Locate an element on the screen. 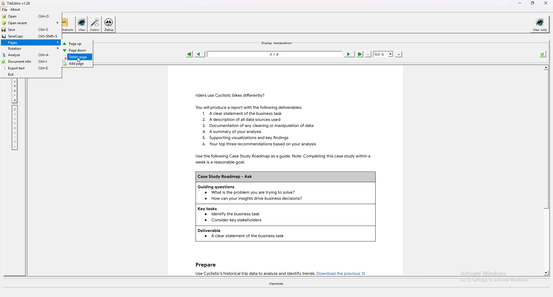  bookmark is located at coordinates (15, 127).